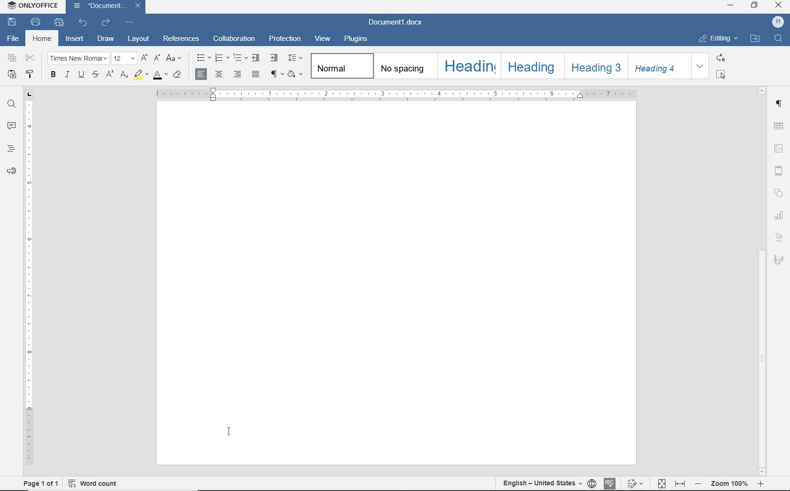 This screenshot has height=491, width=790. I want to click on headings, so click(10, 149).